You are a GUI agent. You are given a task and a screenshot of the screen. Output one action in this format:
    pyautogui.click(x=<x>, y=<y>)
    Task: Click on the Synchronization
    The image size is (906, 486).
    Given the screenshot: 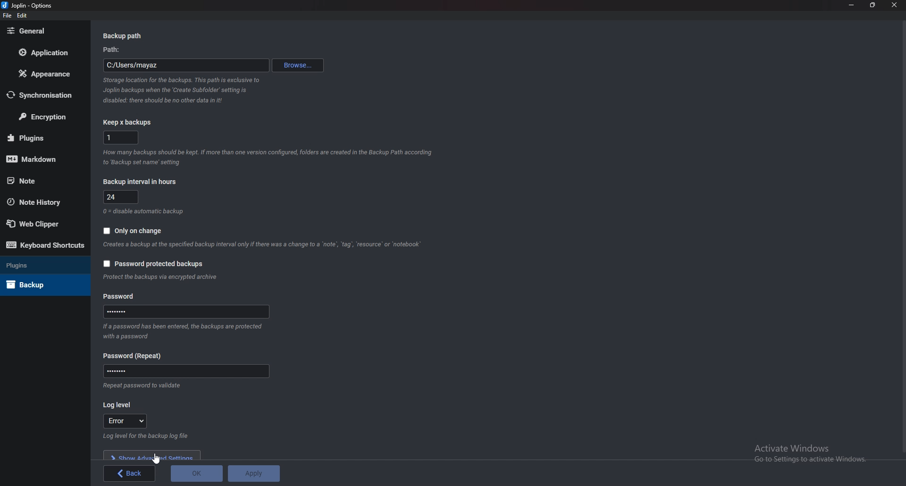 What is the action you would take?
    pyautogui.click(x=42, y=94)
    